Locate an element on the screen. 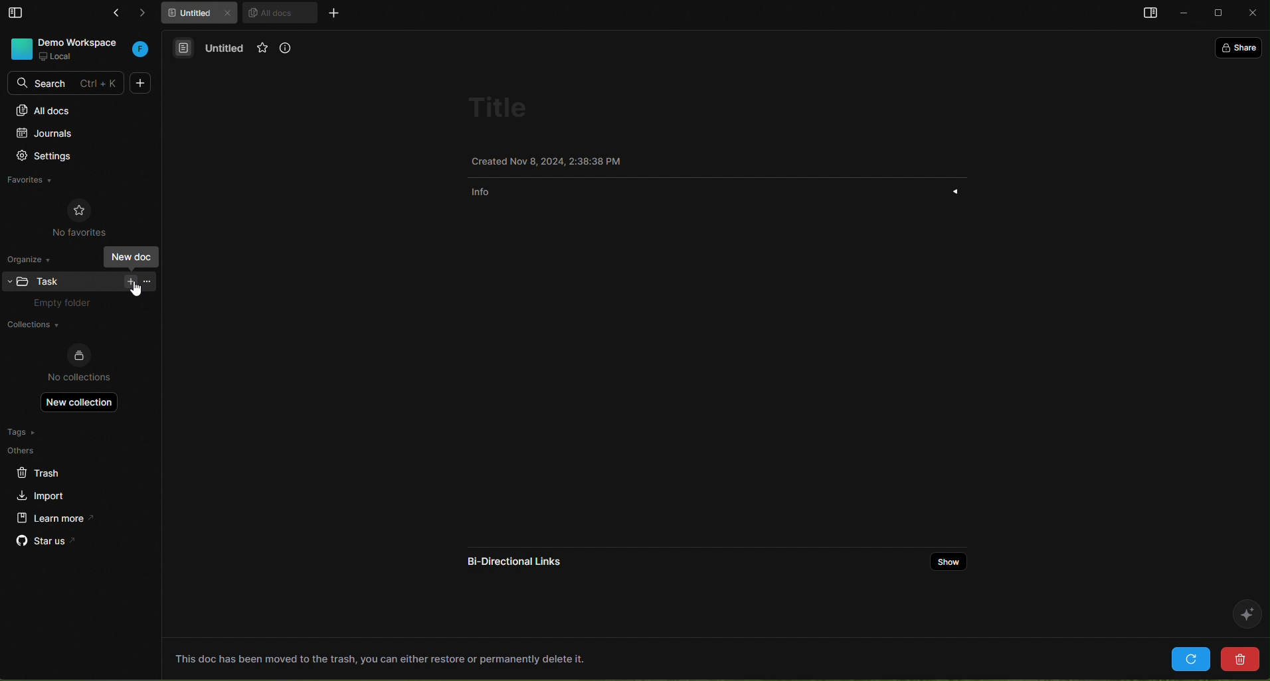  all docs is located at coordinates (78, 110).